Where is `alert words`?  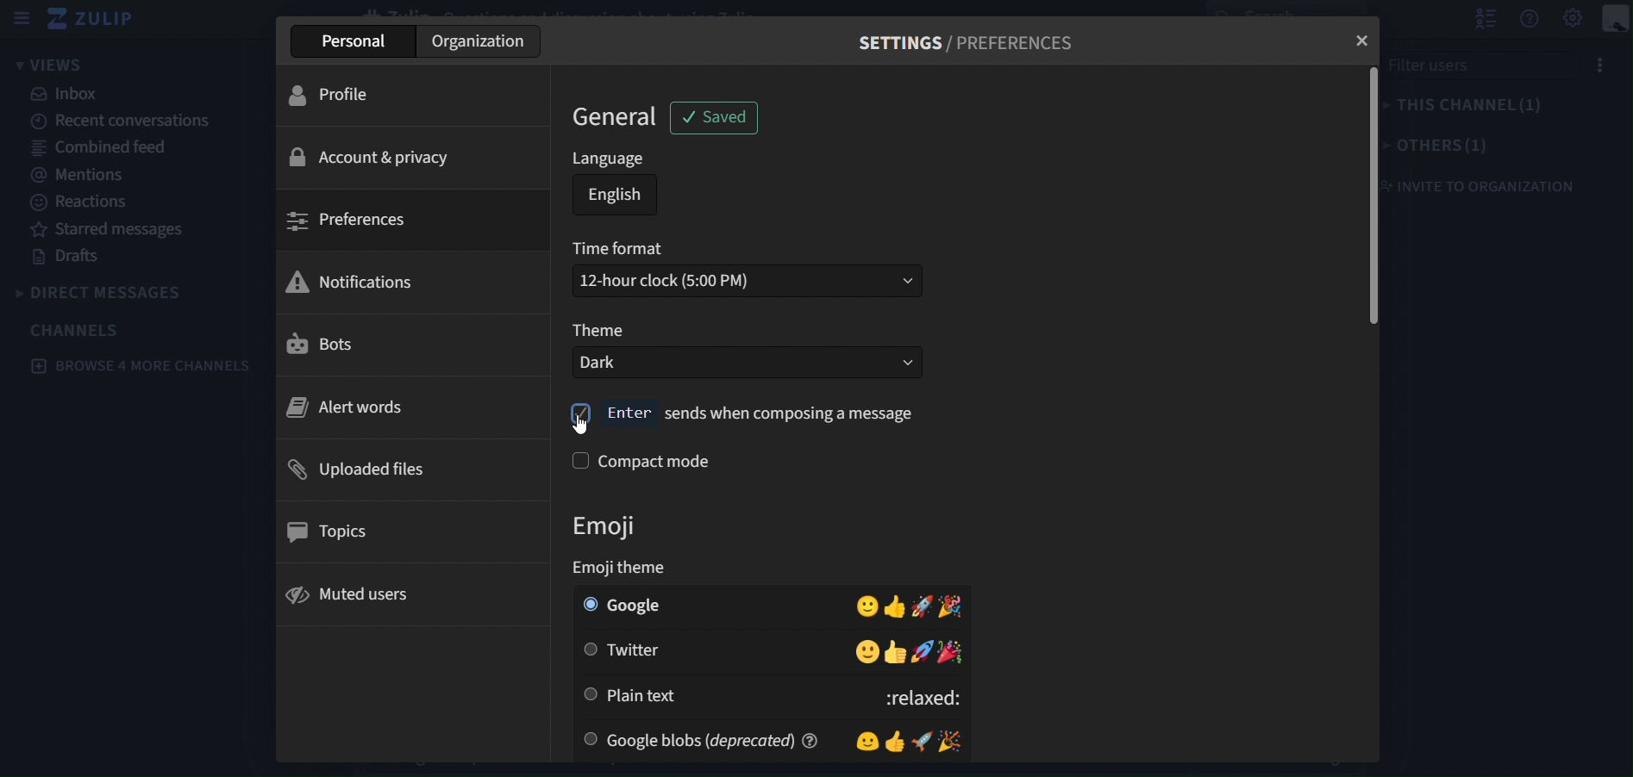
alert words is located at coordinates (407, 406).